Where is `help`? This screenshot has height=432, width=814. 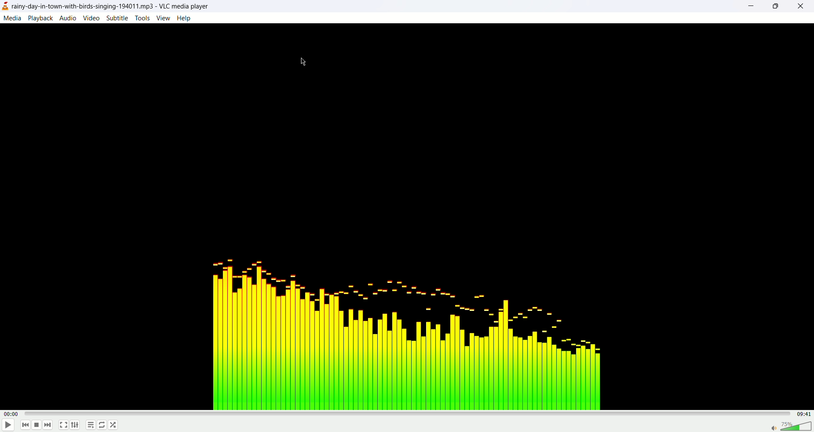
help is located at coordinates (184, 18).